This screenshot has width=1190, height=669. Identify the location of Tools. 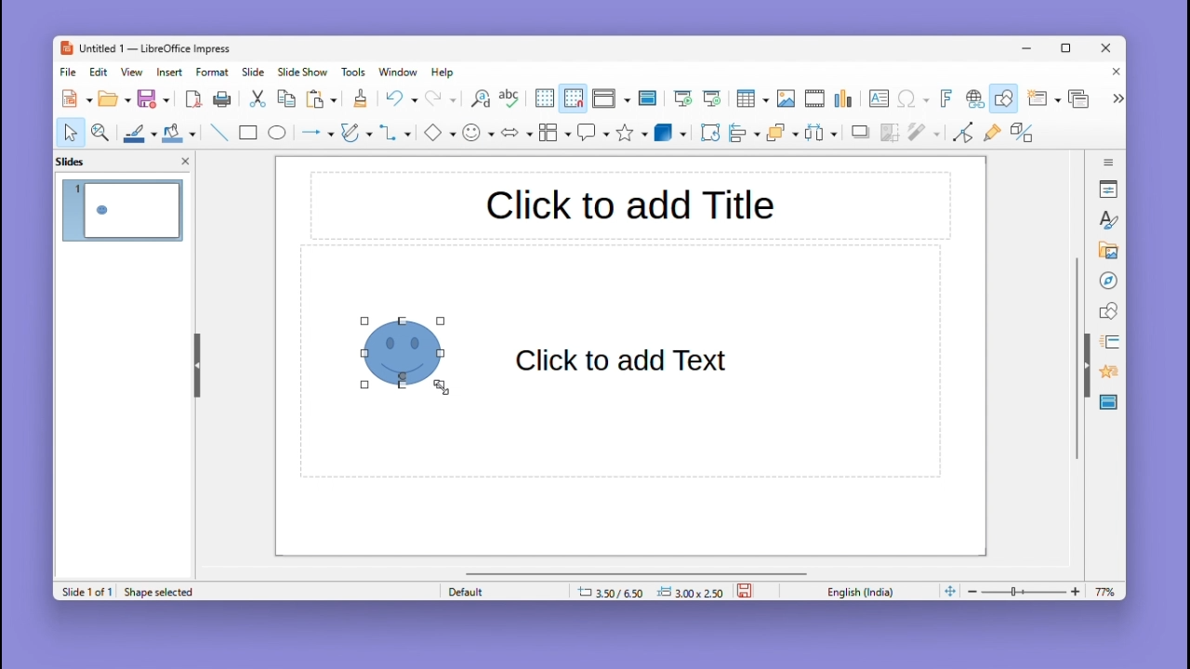
(356, 72).